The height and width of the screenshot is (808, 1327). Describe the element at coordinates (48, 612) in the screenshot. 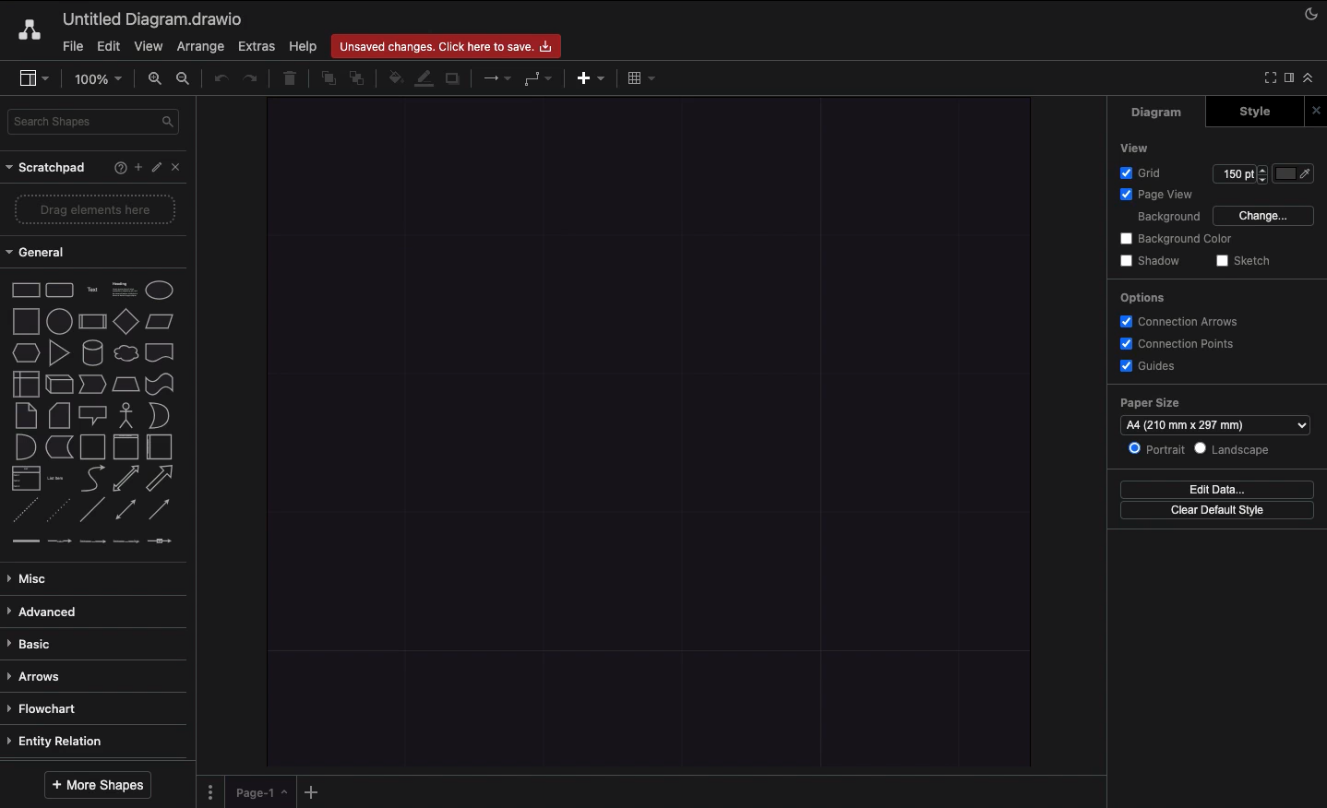

I see `Advanced` at that location.